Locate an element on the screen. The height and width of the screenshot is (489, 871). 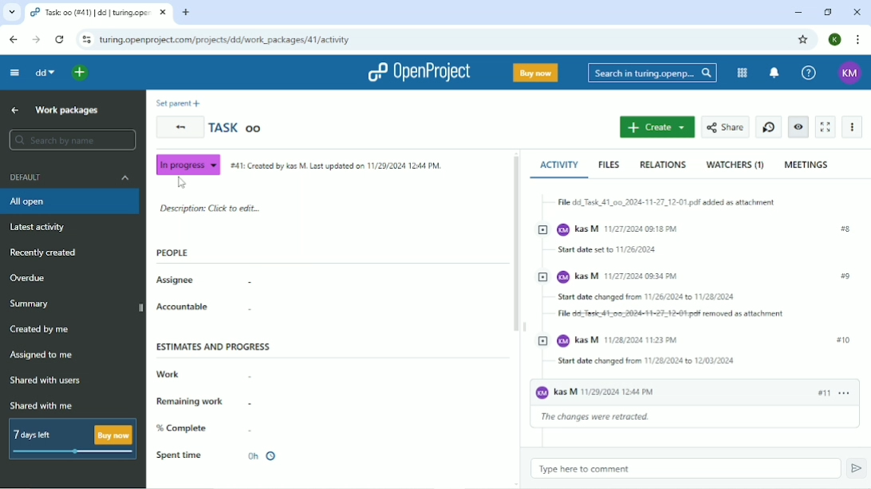
Work is located at coordinates (171, 375).